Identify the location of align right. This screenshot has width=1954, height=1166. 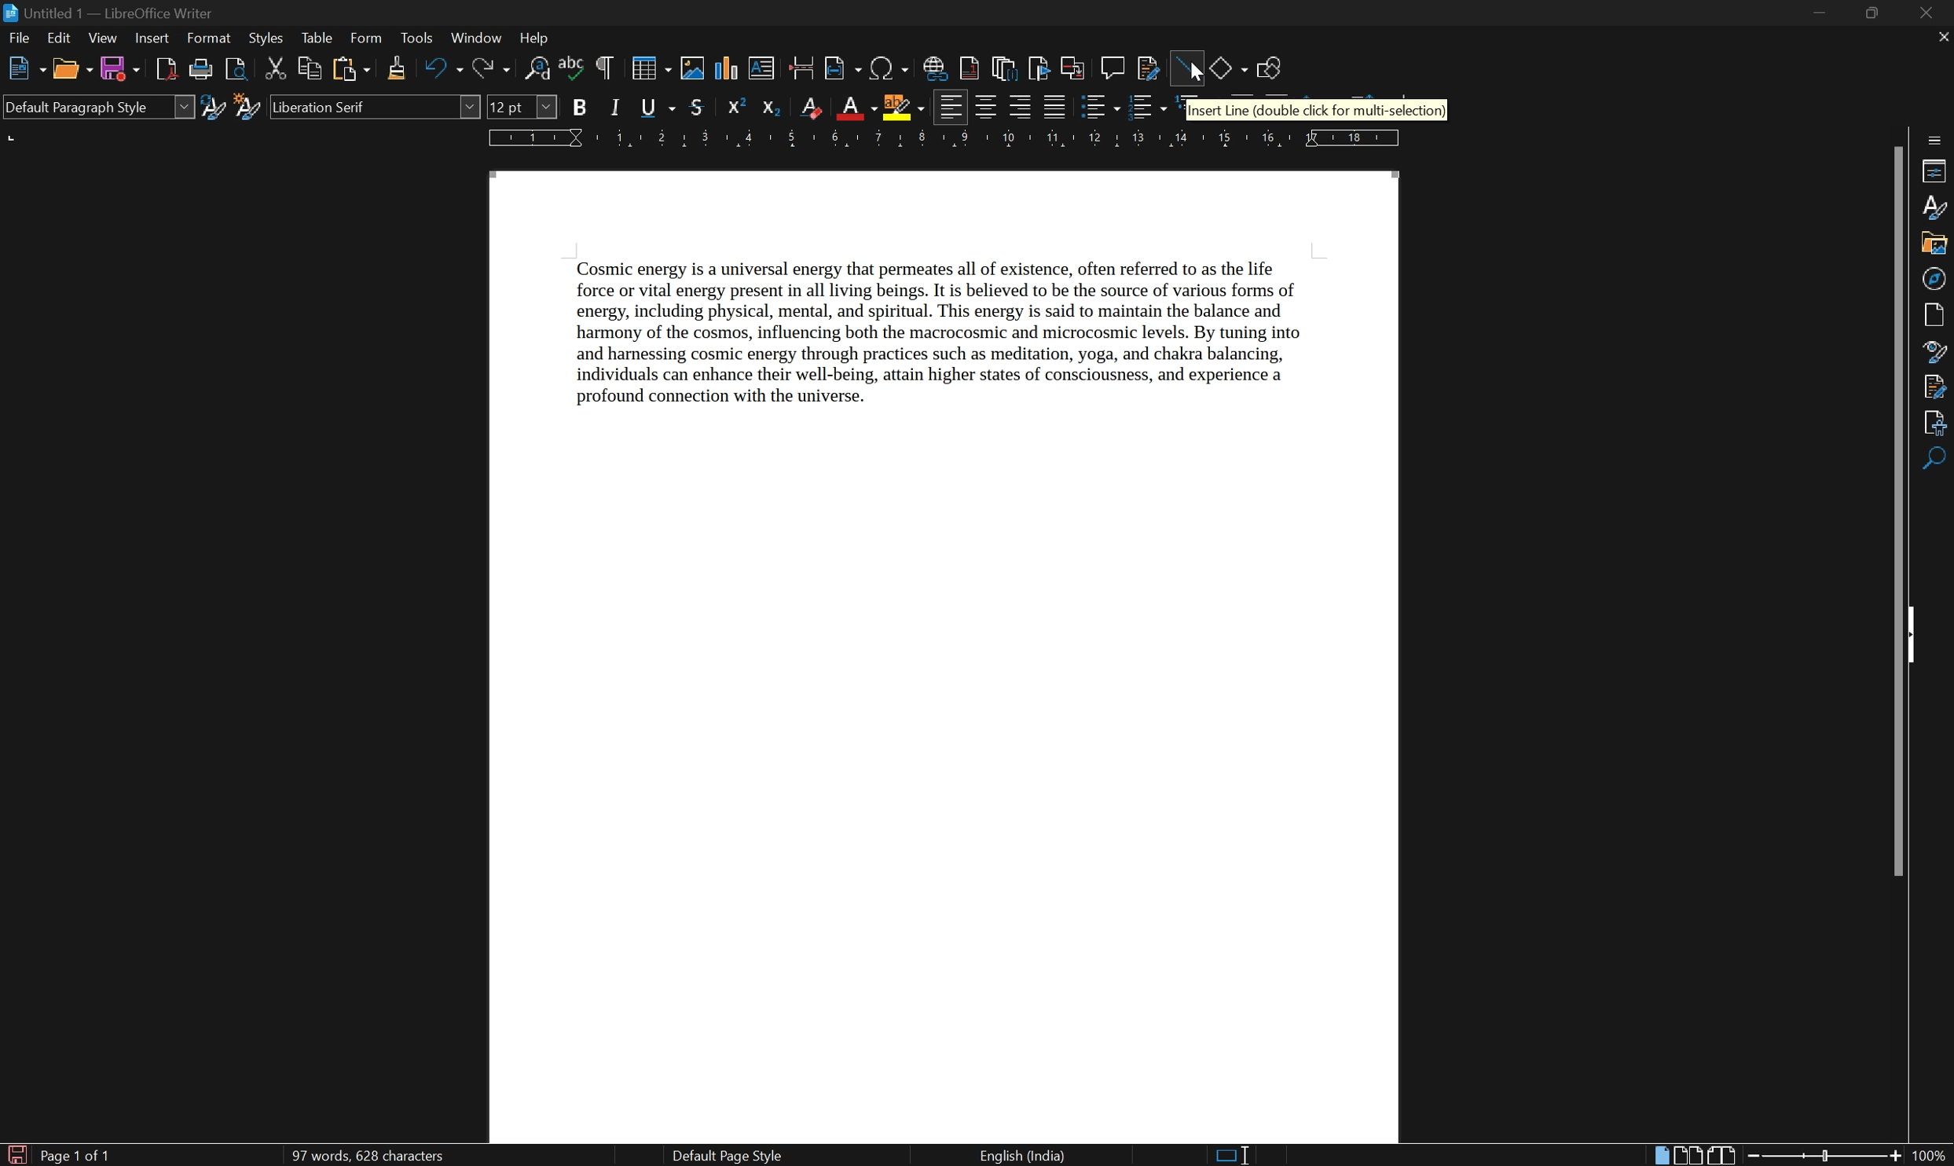
(1022, 108).